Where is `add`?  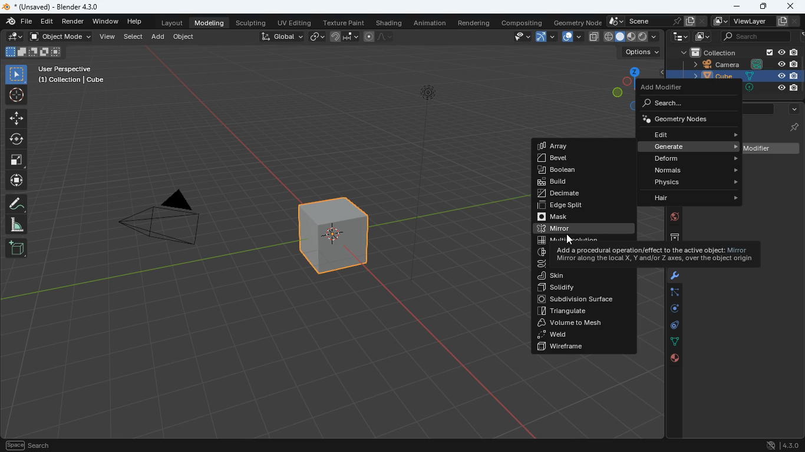 add is located at coordinates (159, 38).